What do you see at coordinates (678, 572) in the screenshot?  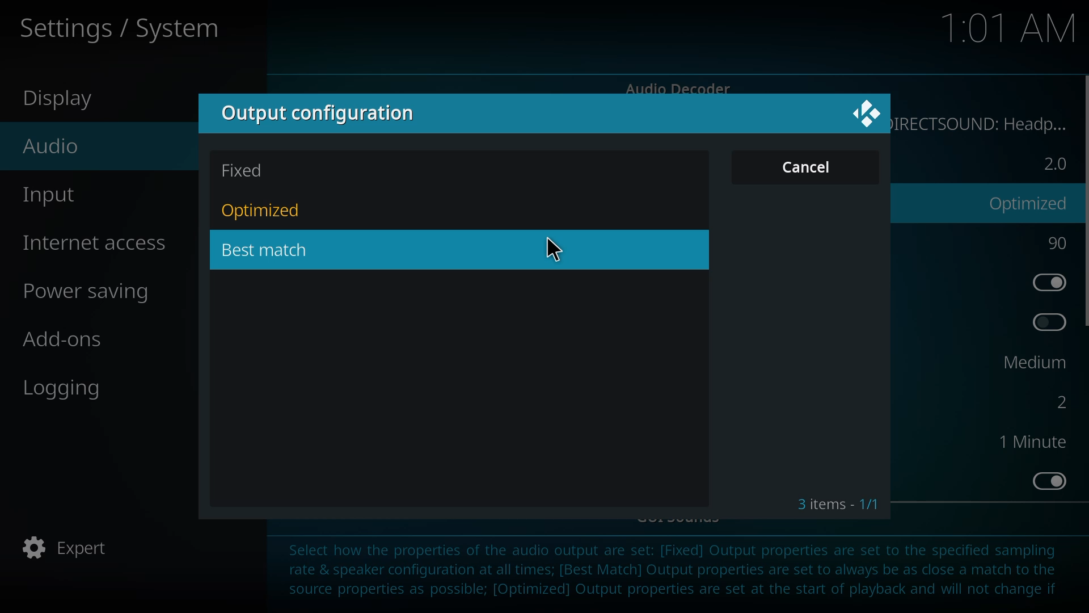 I see `info` at bounding box center [678, 572].